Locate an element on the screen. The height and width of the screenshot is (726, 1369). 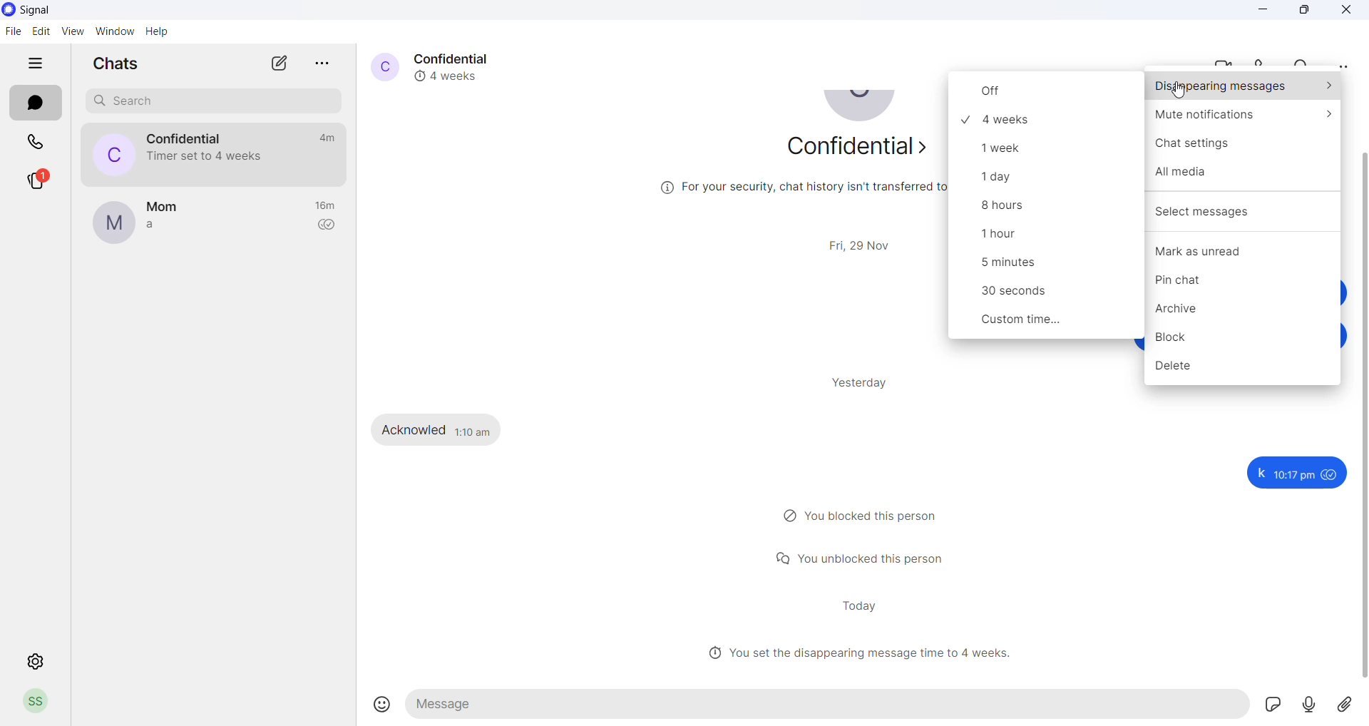
profile is located at coordinates (41, 702).